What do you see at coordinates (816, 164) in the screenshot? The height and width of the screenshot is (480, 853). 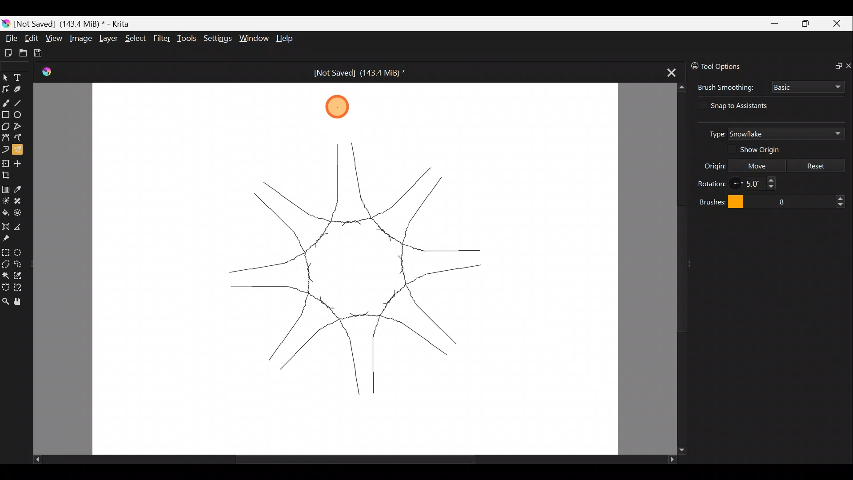 I see `Reset` at bounding box center [816, 164].